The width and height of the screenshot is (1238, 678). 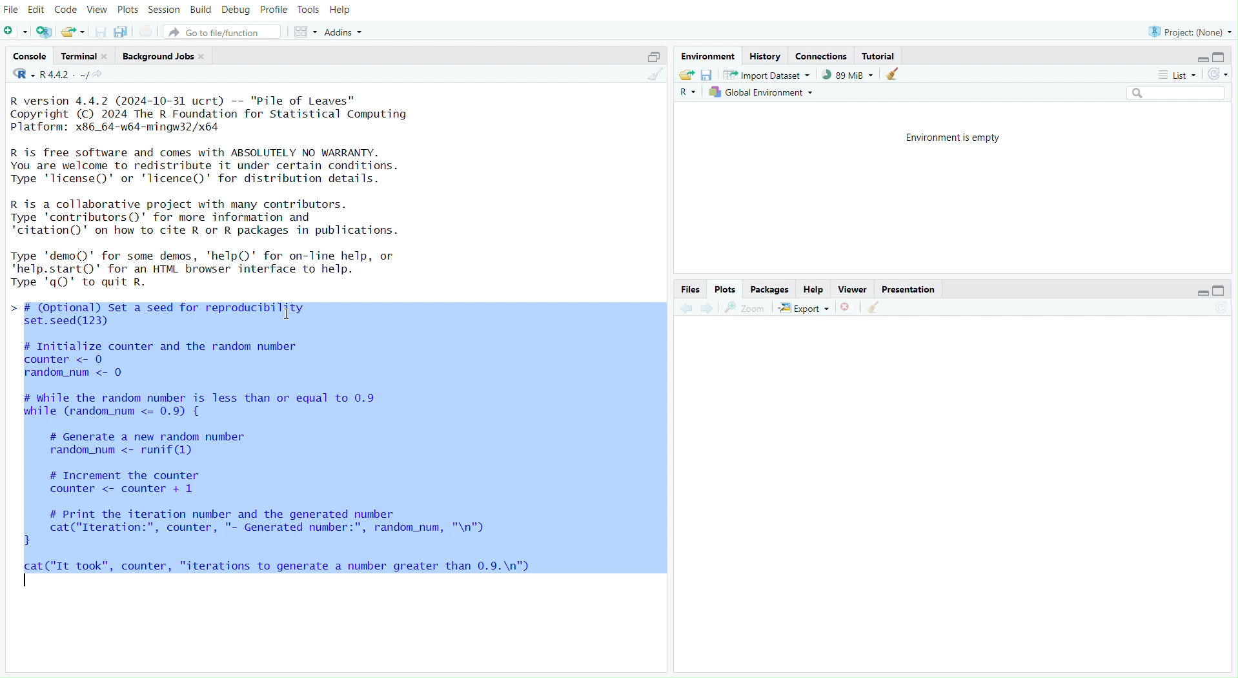 What do you see at coordinates (30, 56) in the screenshot?
I see `Console` at bounding box center [30, 56].